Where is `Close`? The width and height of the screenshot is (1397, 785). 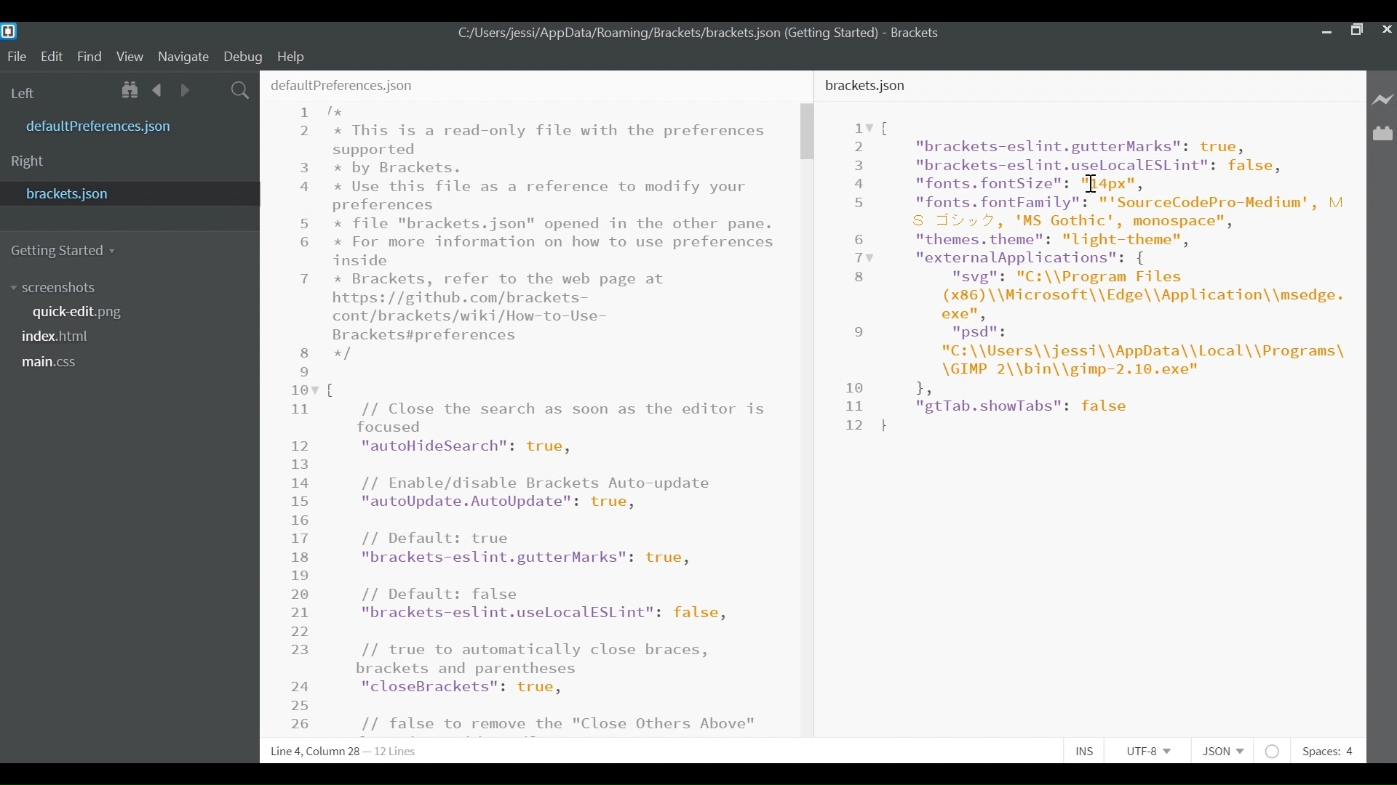 Close is located at coordinates (1385, 28).